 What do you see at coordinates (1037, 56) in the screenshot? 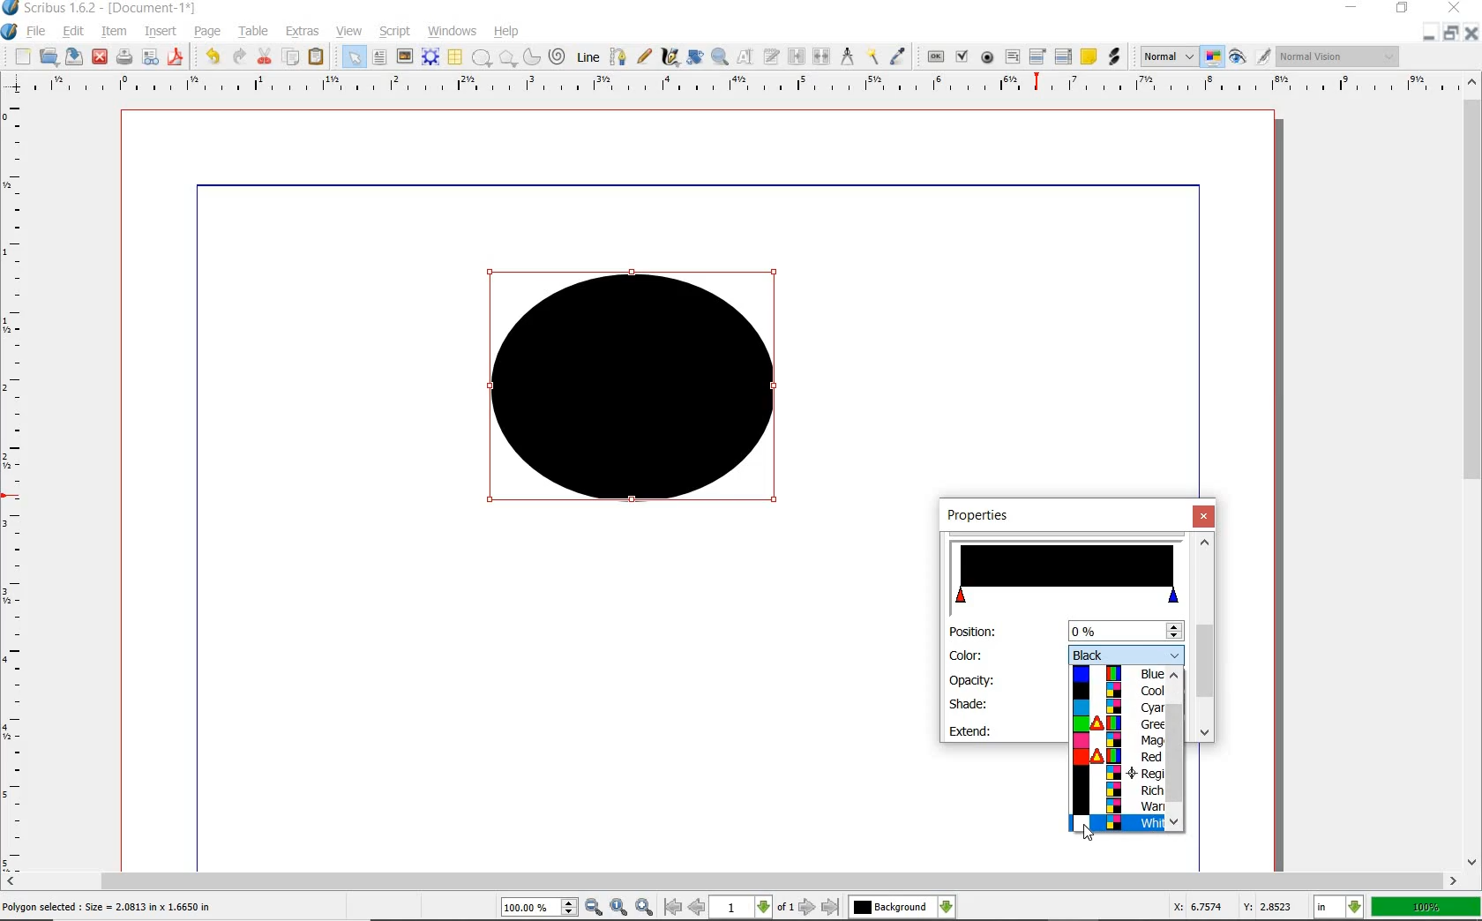
I see `PDF COMBO BOX` at bounding box center [1037, 56].